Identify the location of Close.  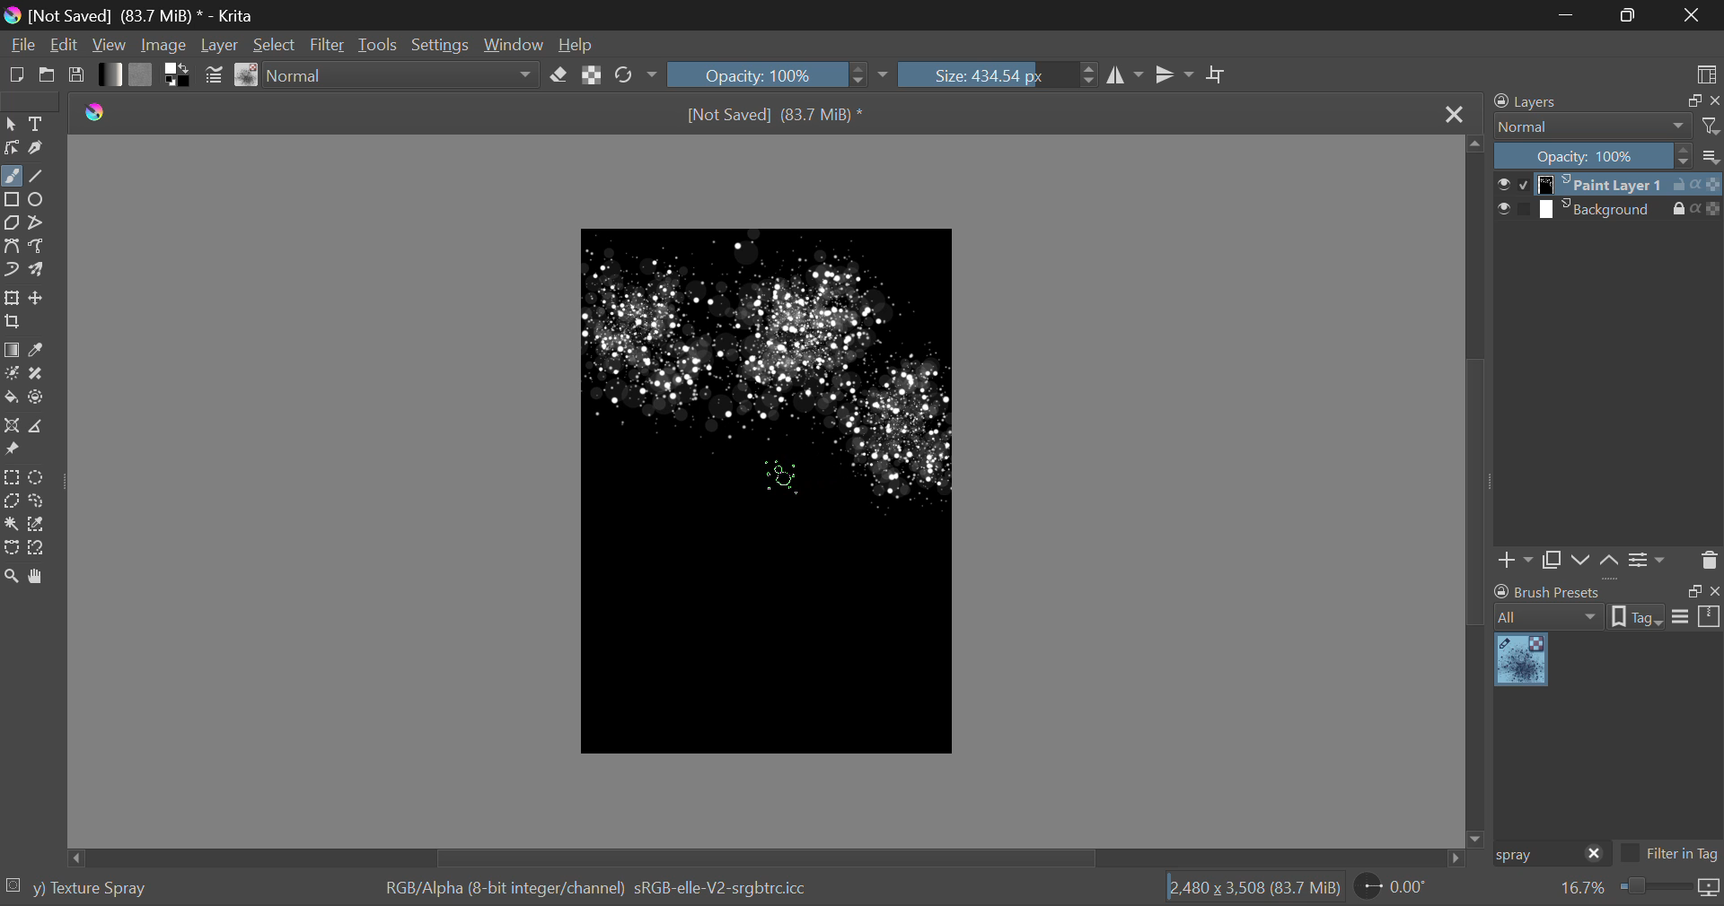
(1454, 116).